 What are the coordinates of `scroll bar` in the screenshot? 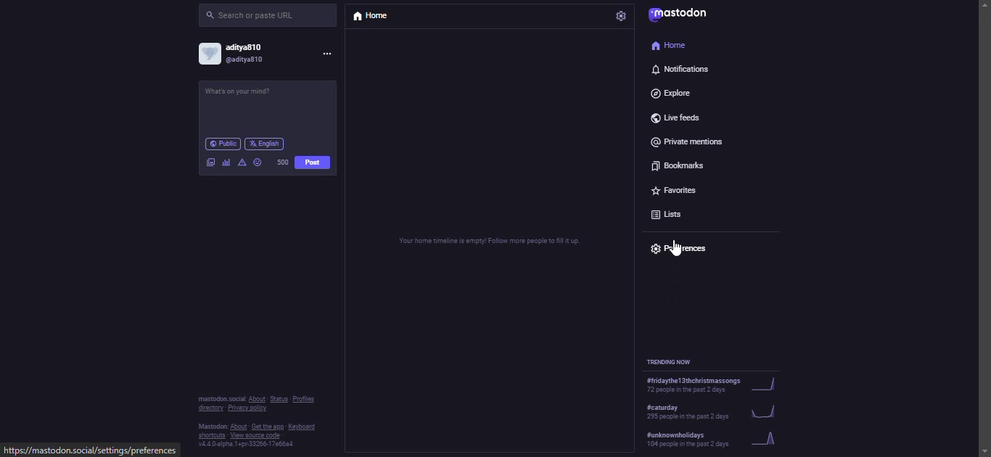 It's located at (985, 215).